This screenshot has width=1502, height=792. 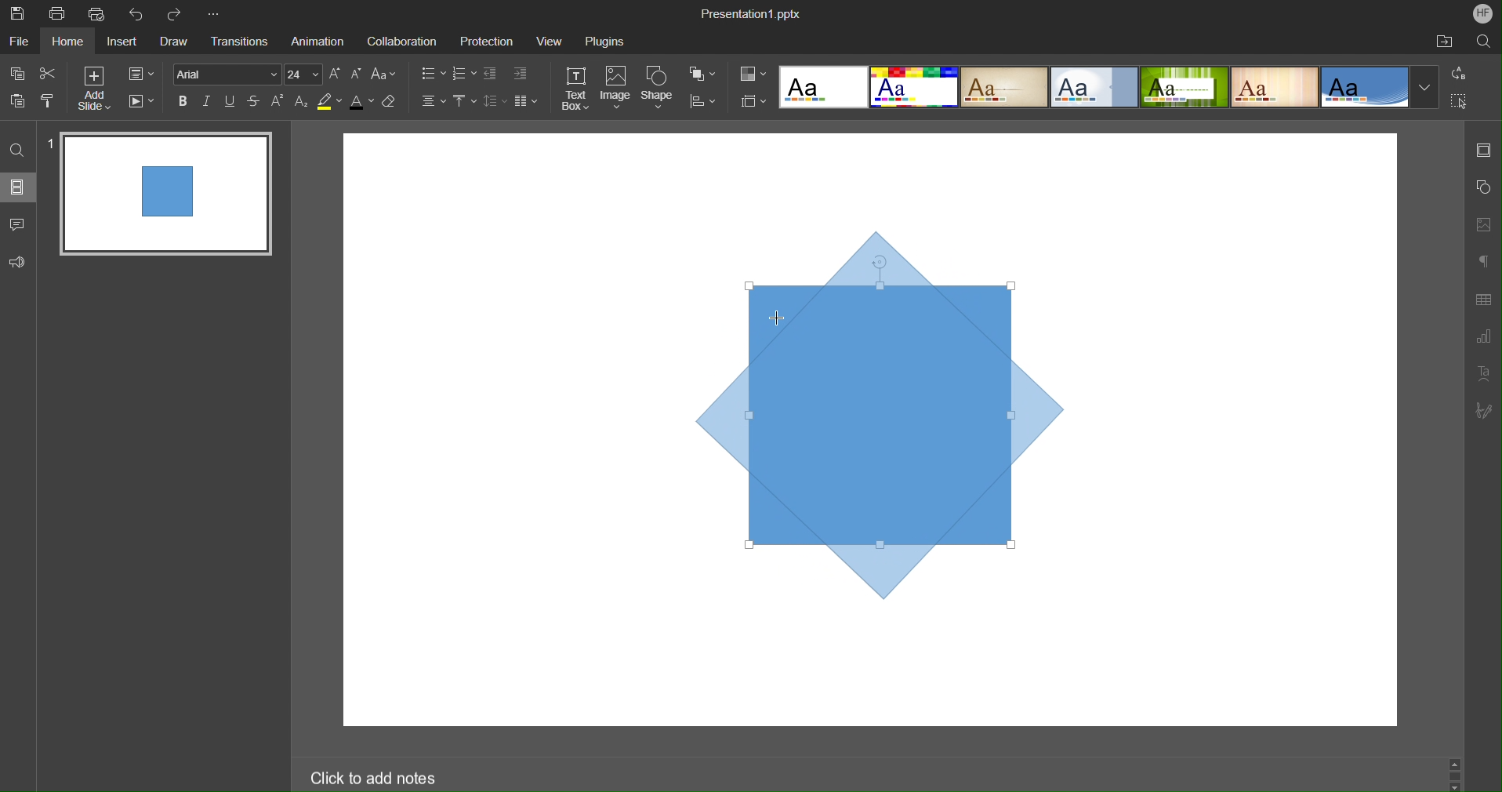 What do you see at coordinates (18, 187) in the screenshot?
I see `Slides` at bounding box center [18, 187].